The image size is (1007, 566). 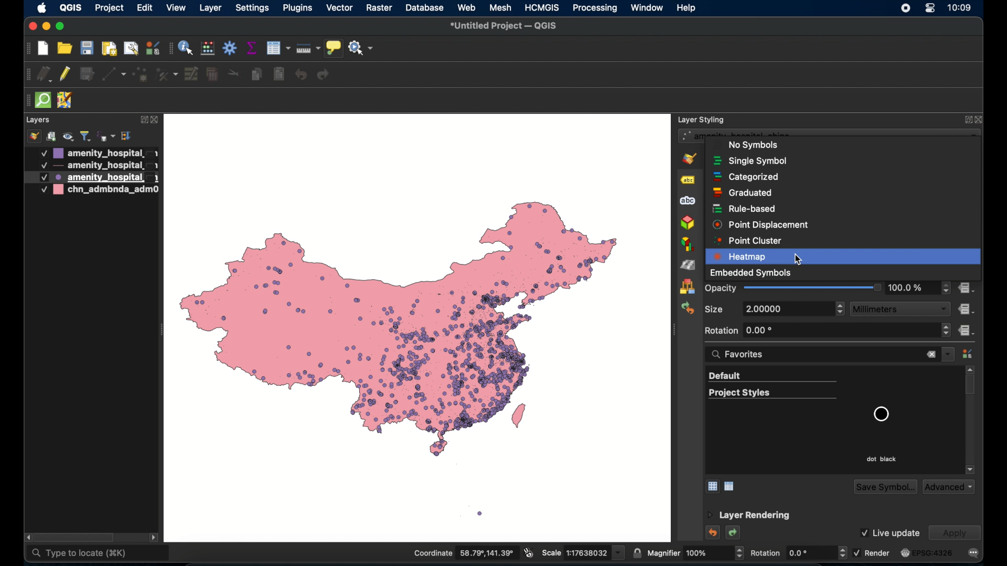 I want to click on current crs, so click(x=926, y=553).